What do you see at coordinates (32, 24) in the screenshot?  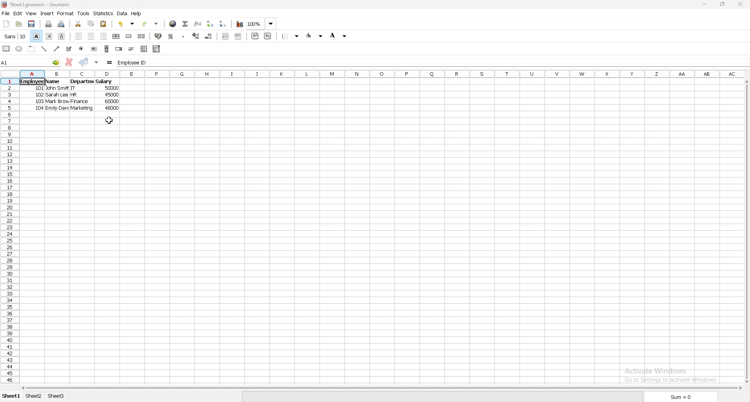 I see `save` at bounding box center [32, 24].